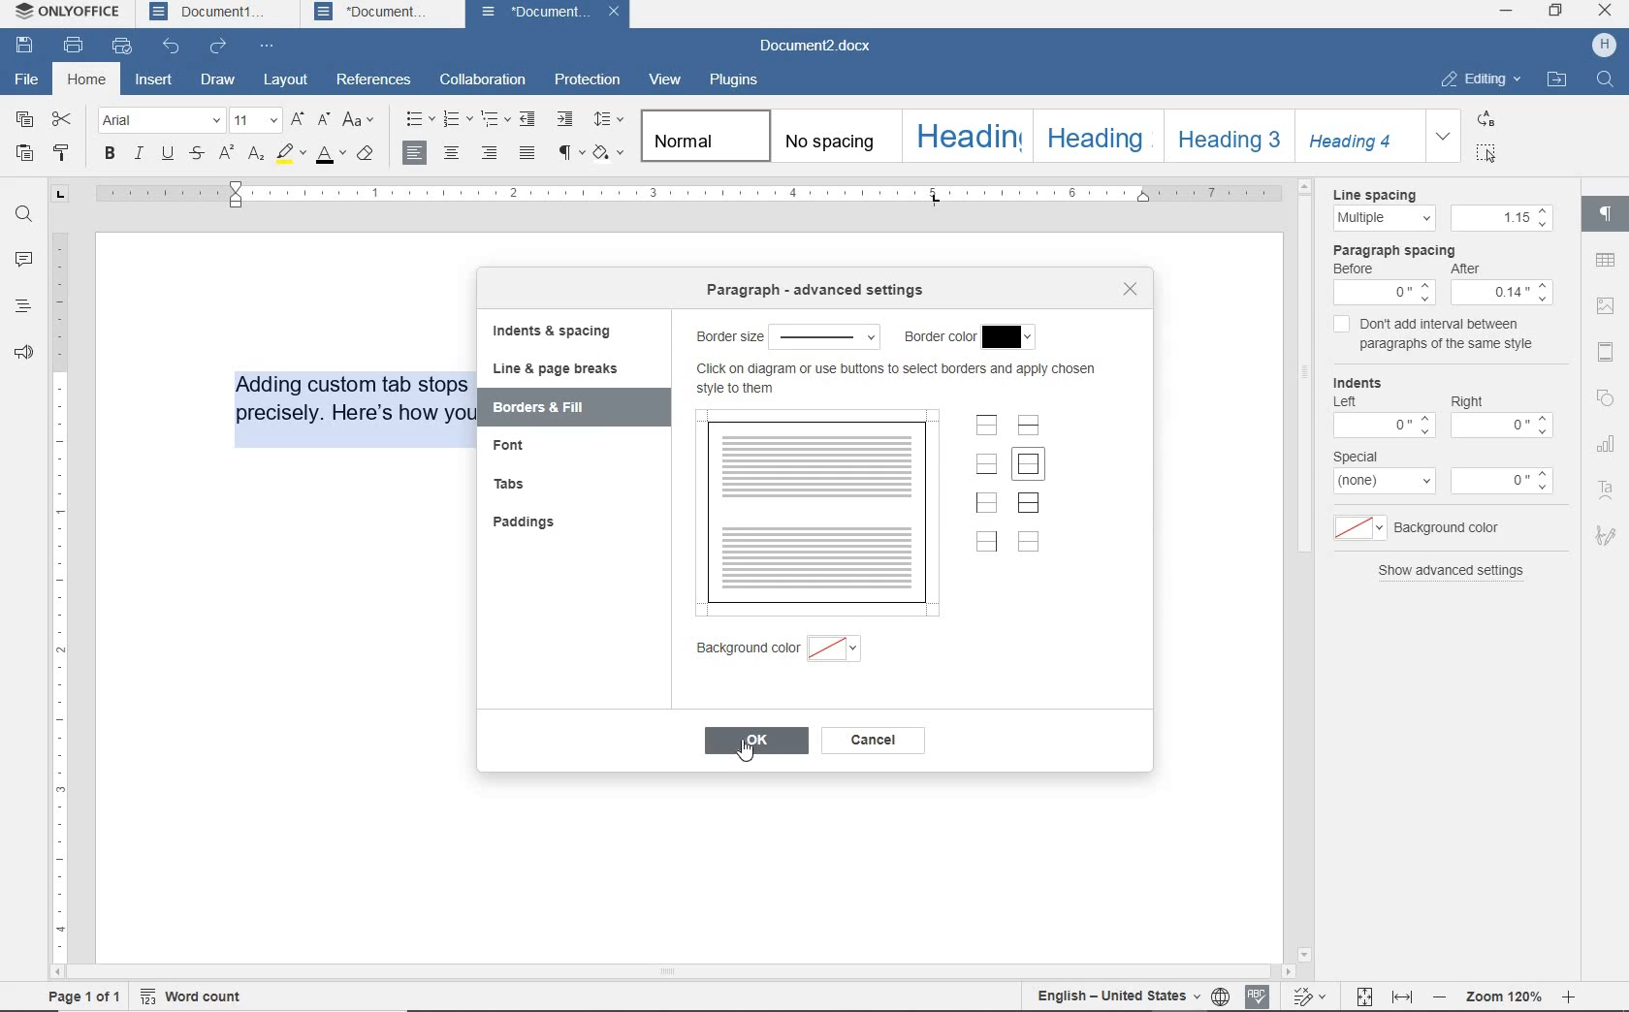 This screenshot has height=1012, width=1629. What do you see at coordinates (821, 47) in the screenshot?
I see `document name` at bounding box center [821, 47].